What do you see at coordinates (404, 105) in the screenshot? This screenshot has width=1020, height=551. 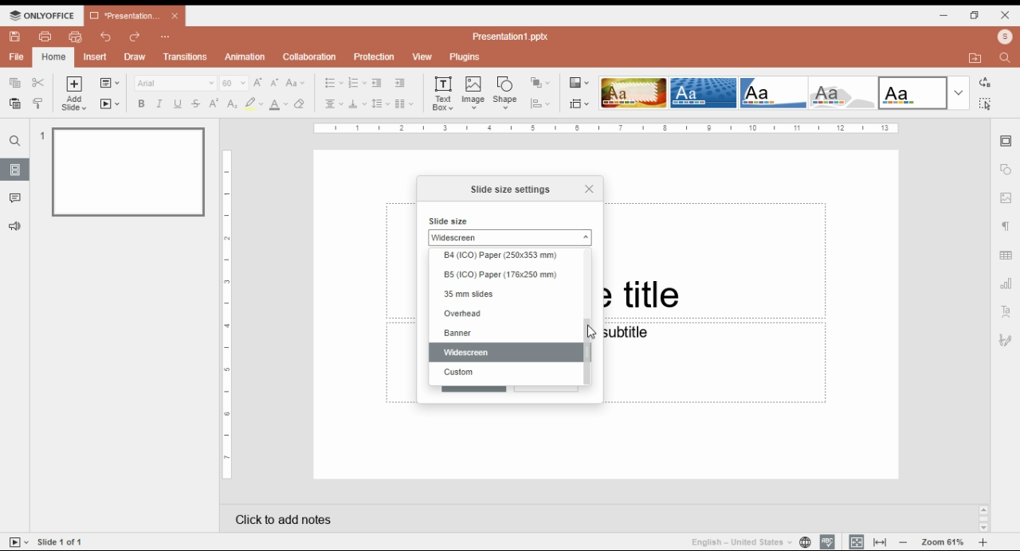 I see `insert columns` at bounding box center [404, 105].